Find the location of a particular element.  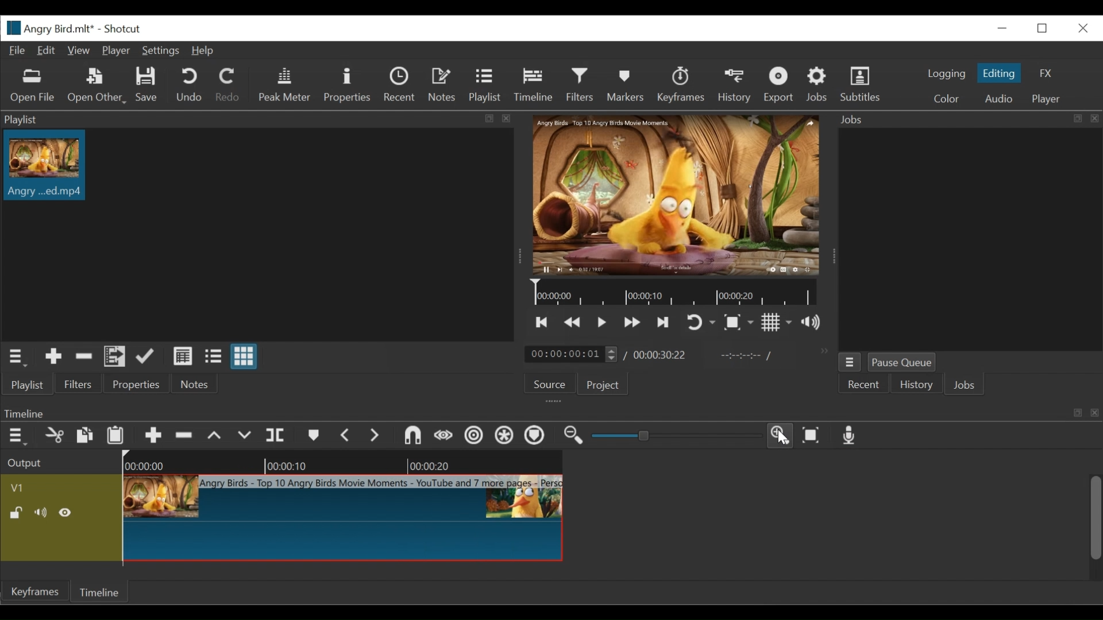

Notes is located at coordinates (442, 84).